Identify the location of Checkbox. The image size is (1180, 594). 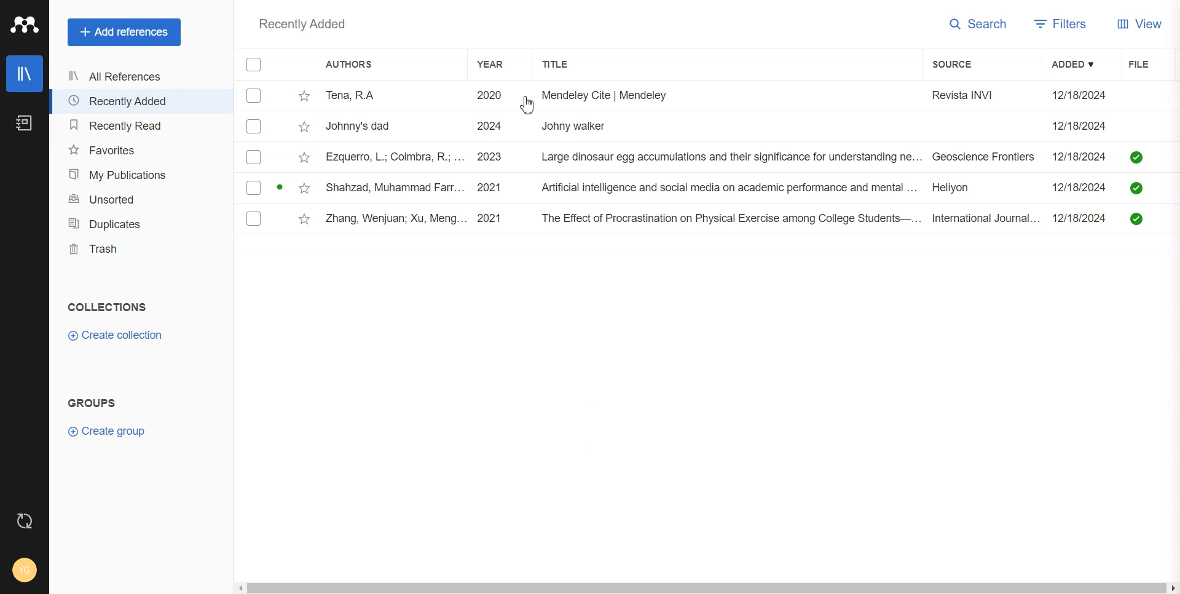
(253, 188).